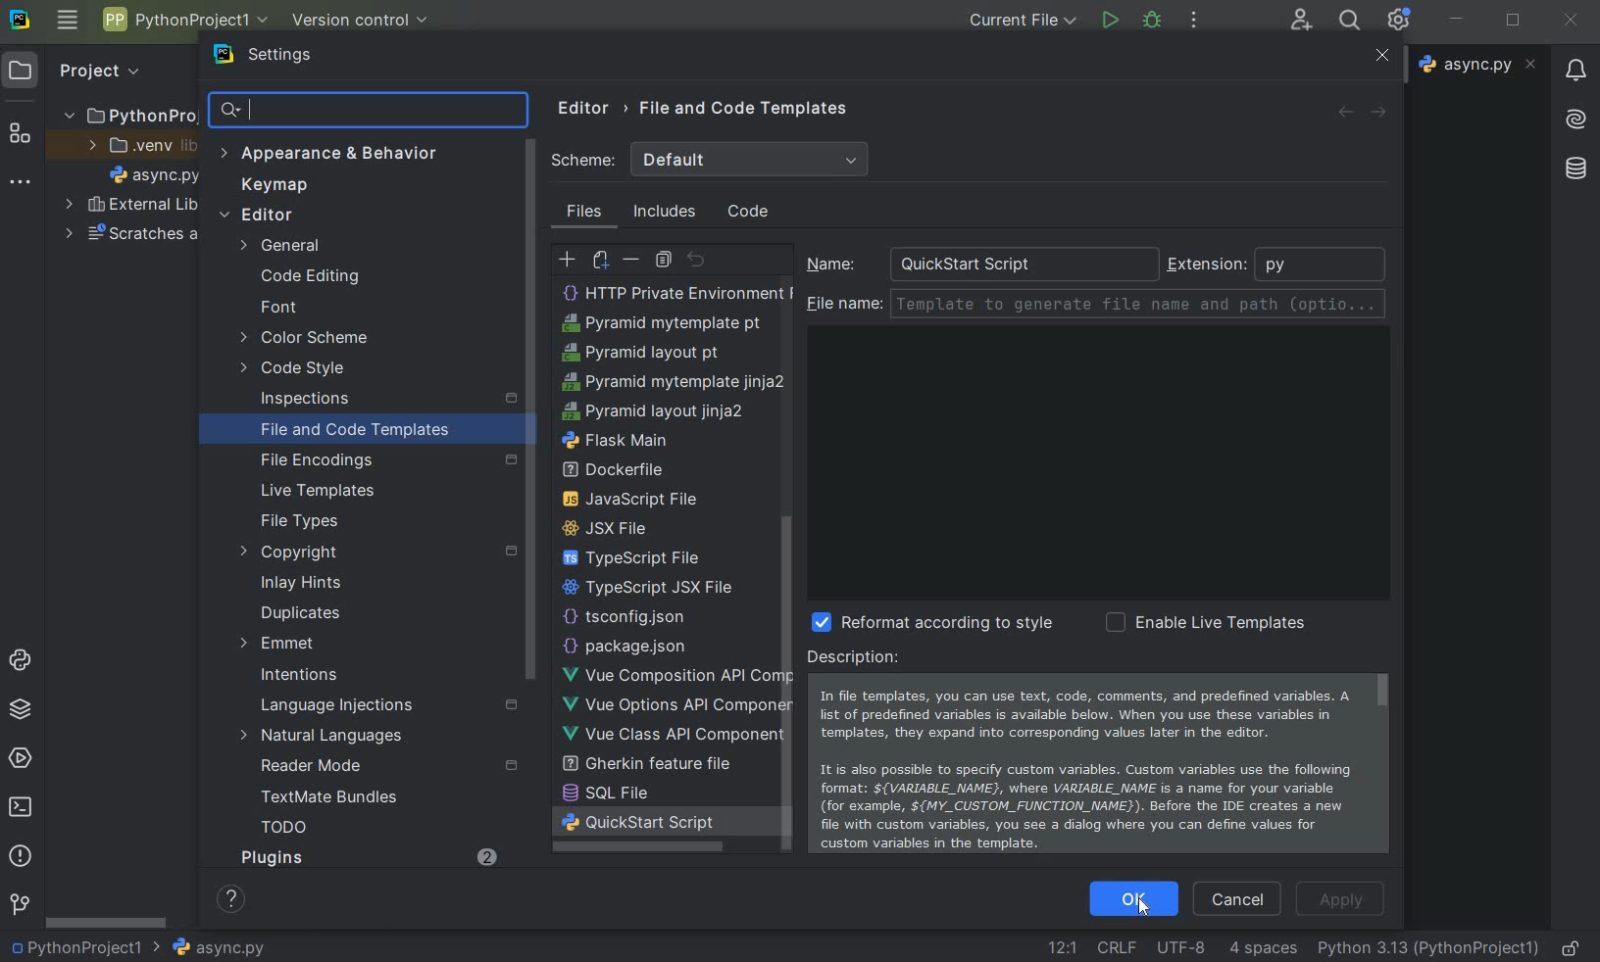 Image resolution: width=1600 pixels, height=962 pixels. What do you see at coordinates (184, 20) in the screenshot?
I see `project name` at bounding box center [184, 20].